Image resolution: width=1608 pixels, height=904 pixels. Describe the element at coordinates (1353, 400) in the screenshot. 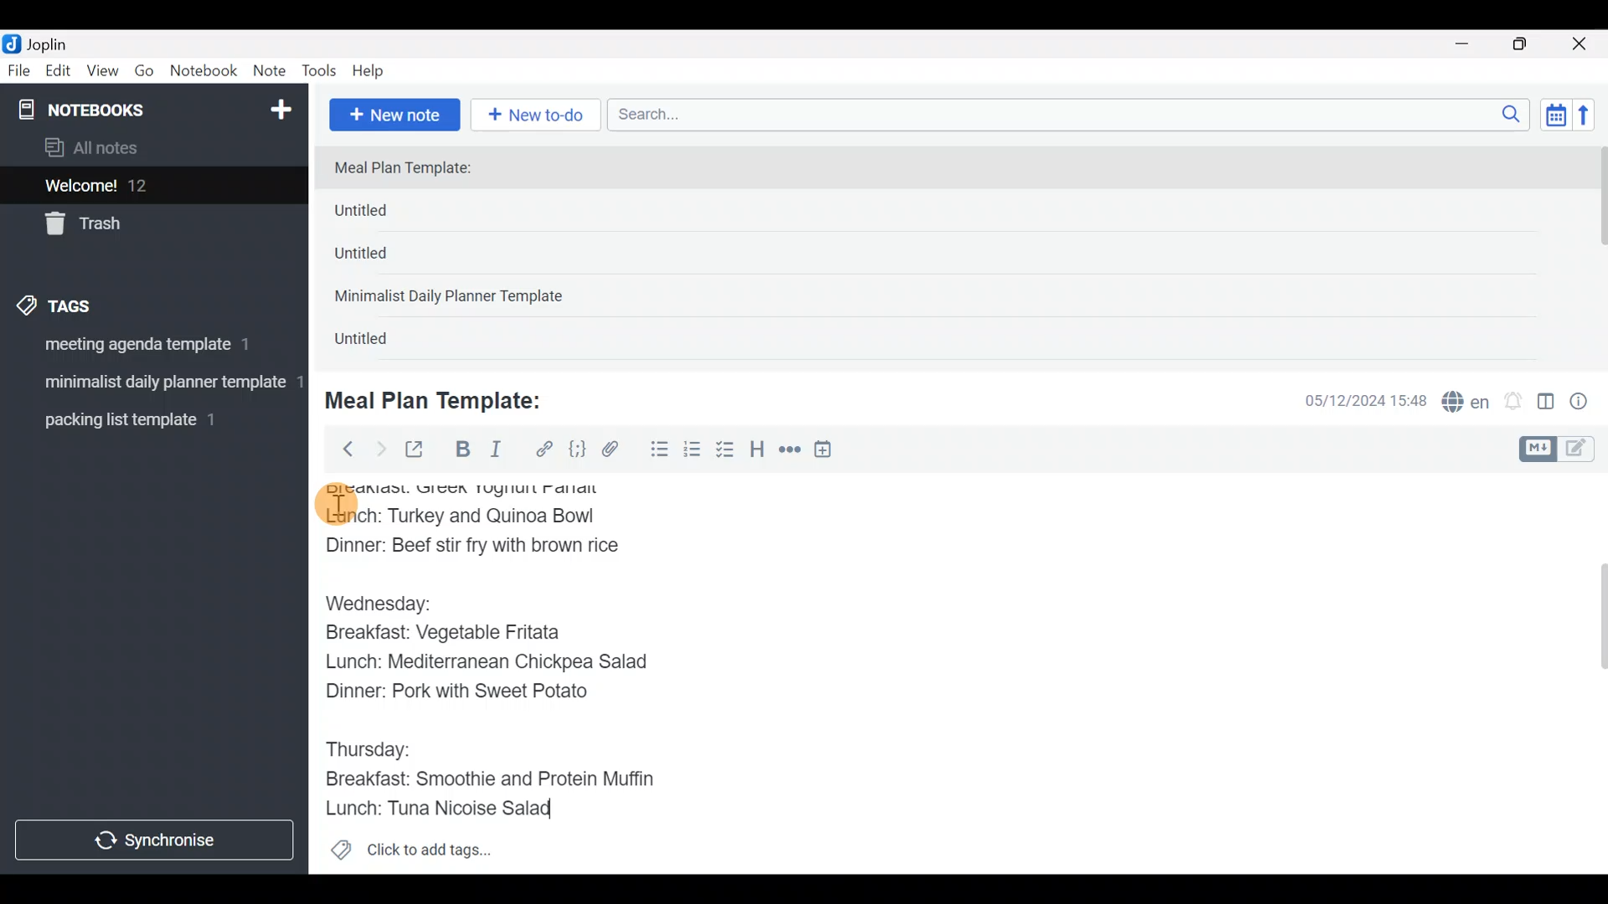

I see `Date & time` at that location.